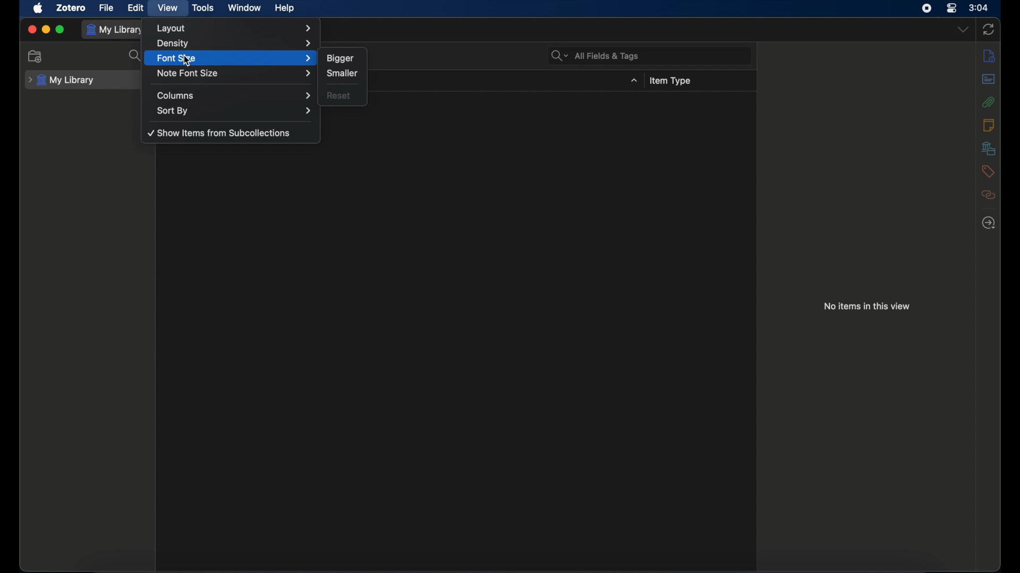 This screenshot has height=573, width=1020. I want to click on maximize, so click(61, 30).